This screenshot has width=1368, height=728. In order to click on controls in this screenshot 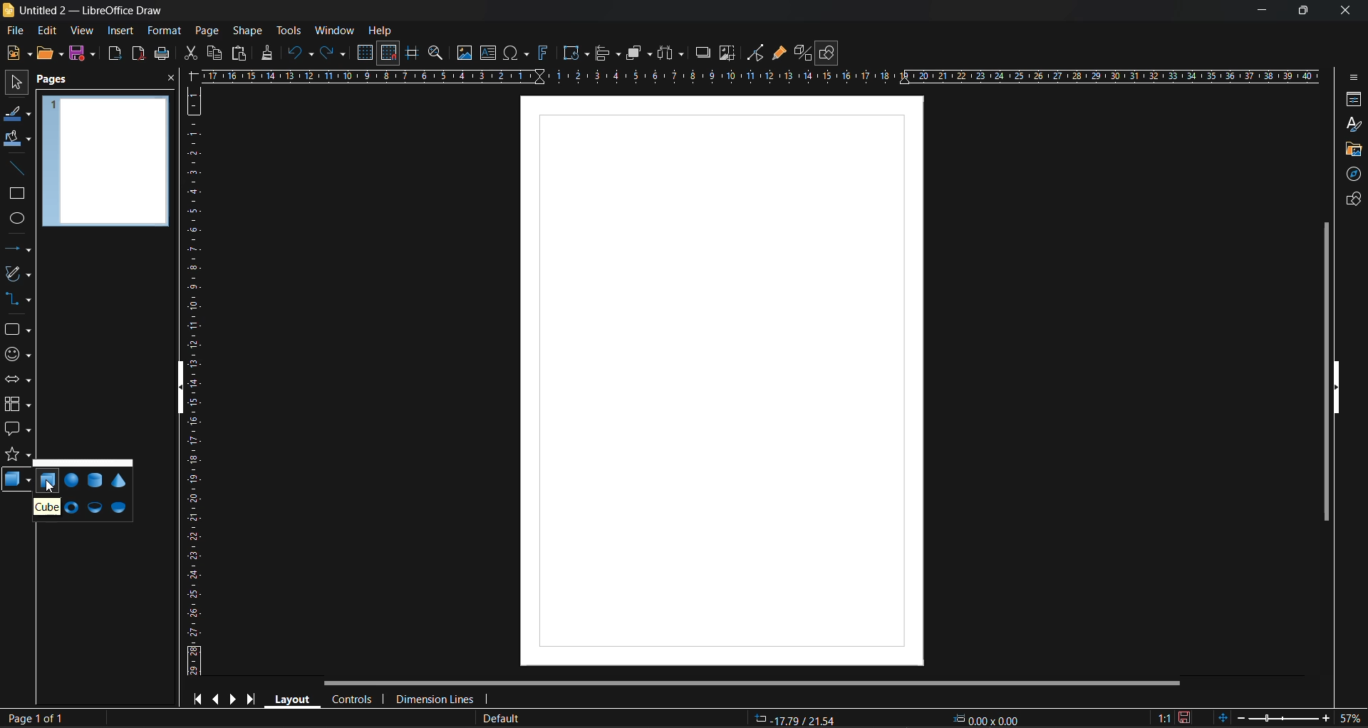, I will do `click(355, 699)`.